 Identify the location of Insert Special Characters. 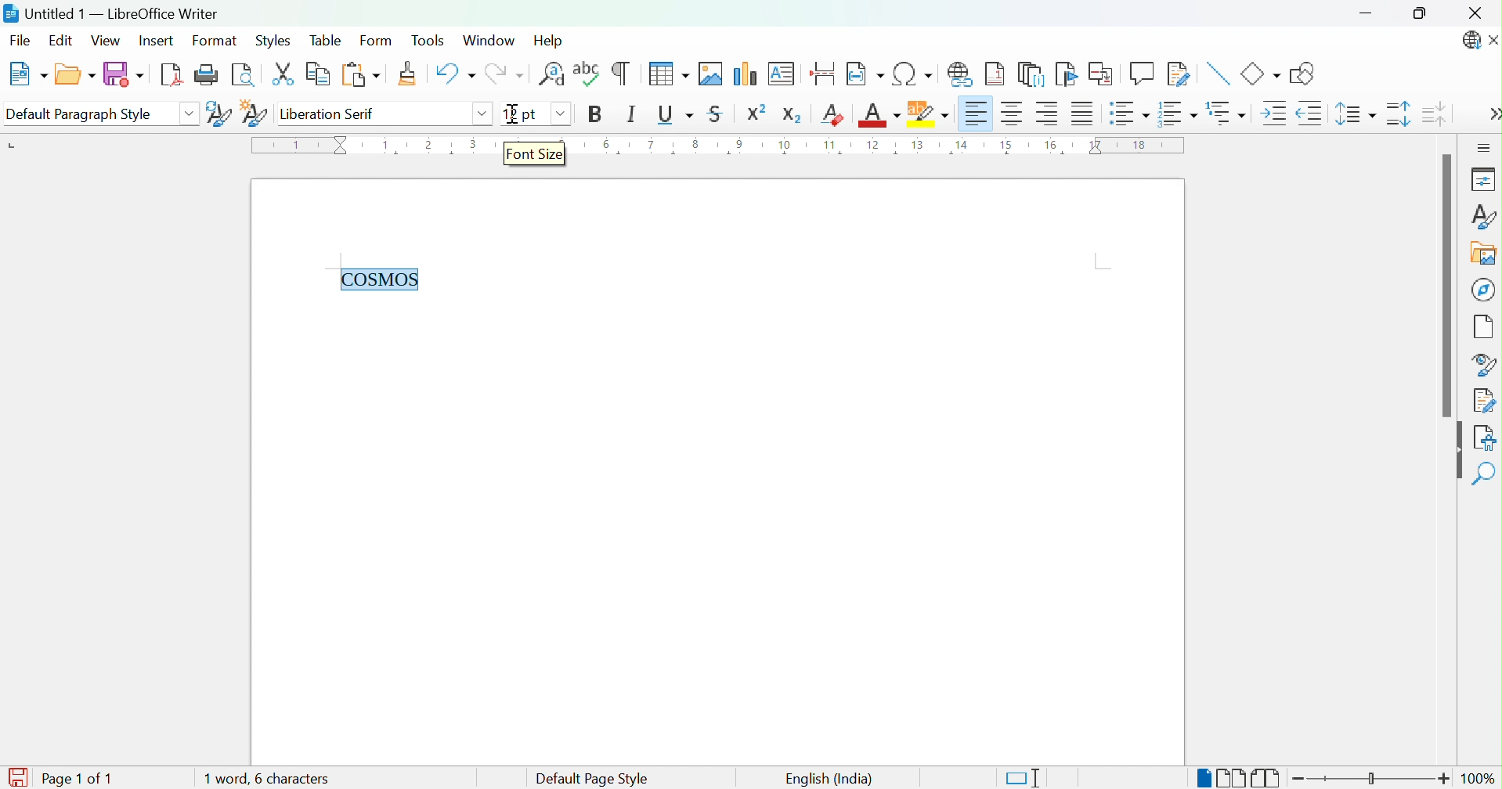
(914, 74).